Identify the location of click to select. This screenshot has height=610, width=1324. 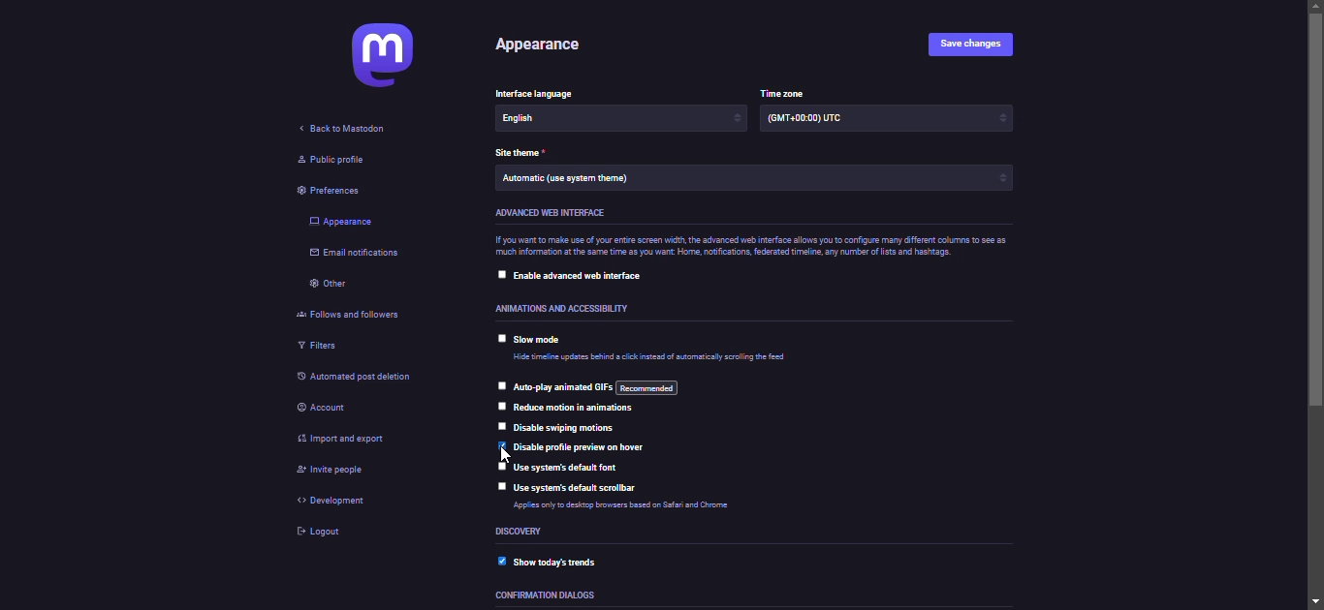
(500, 465).